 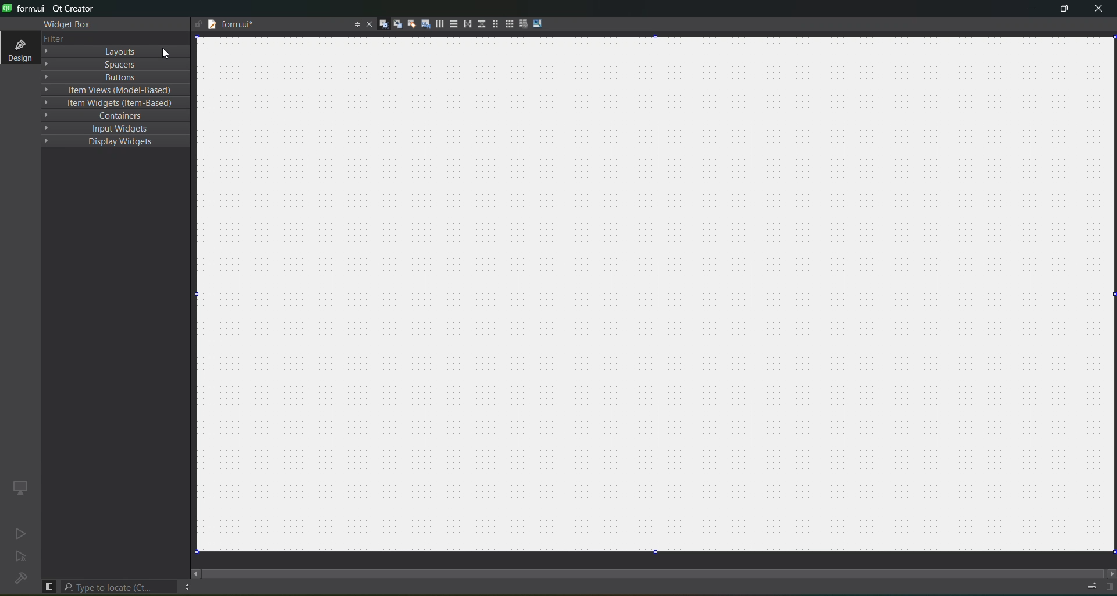 What do you see at coordinates (508, 25) in the screenshot?
I see `layout in a grid` at bounding box center [508, 25].